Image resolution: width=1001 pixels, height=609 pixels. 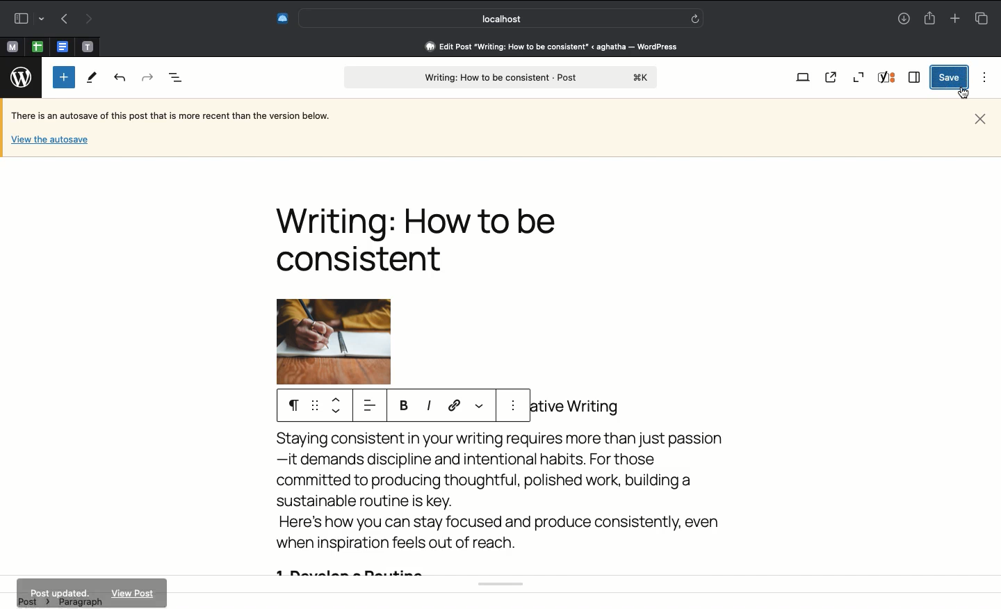 What do you see at coordinates (858, 77) in the screenshot?
I see `Zoom out` at bounding box center [858, 77].